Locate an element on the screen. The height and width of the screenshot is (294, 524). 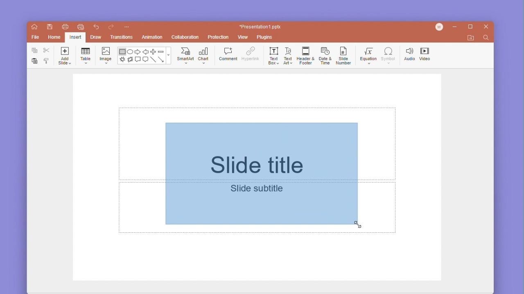
cut is located at coordinates (45, 51).